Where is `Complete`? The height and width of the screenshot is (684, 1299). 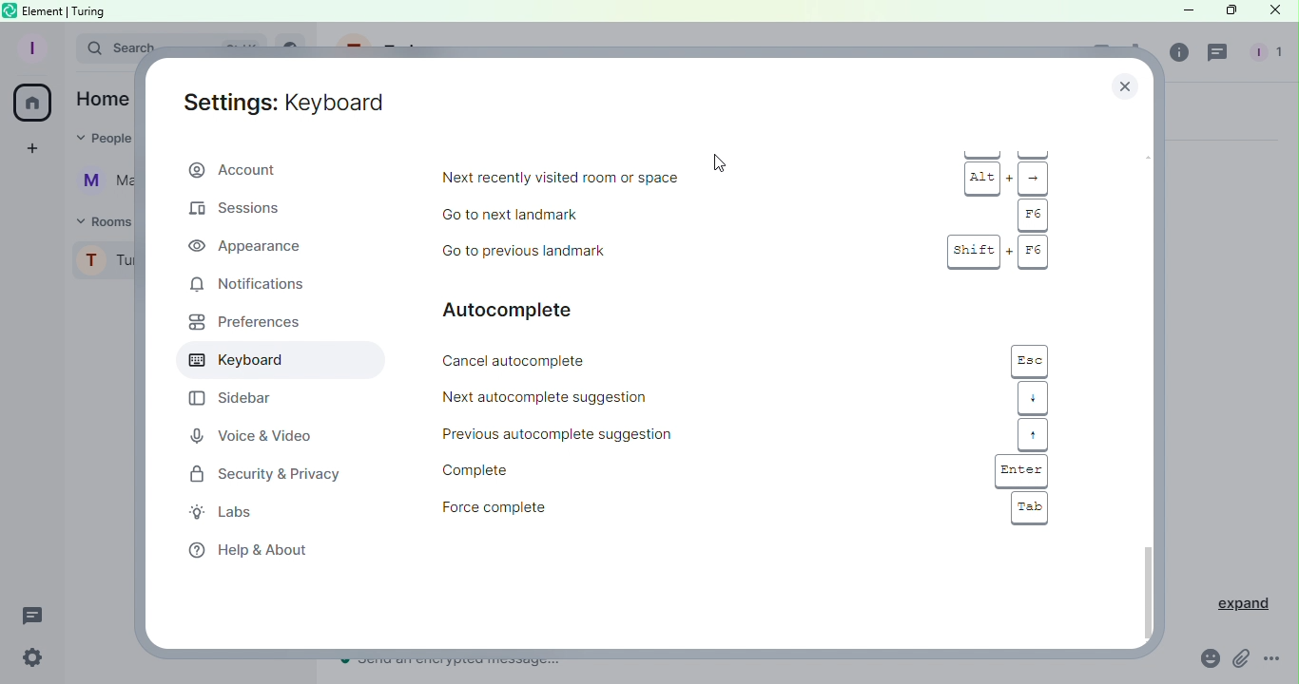
Complete is located at coordinates (623, 468).